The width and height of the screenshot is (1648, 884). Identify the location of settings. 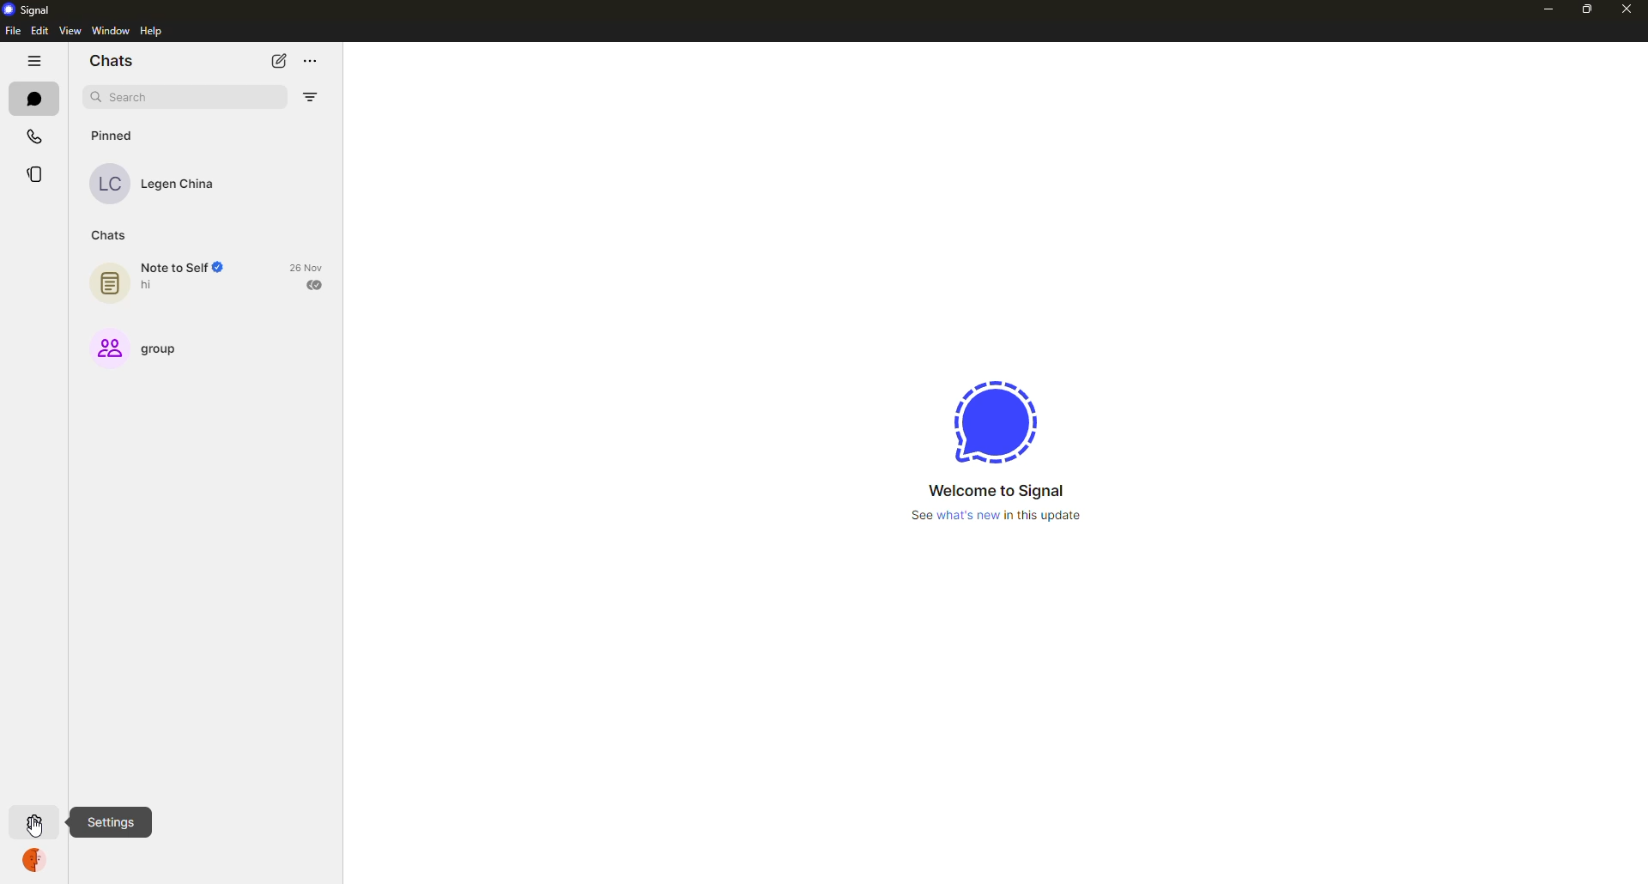
(111, 823).